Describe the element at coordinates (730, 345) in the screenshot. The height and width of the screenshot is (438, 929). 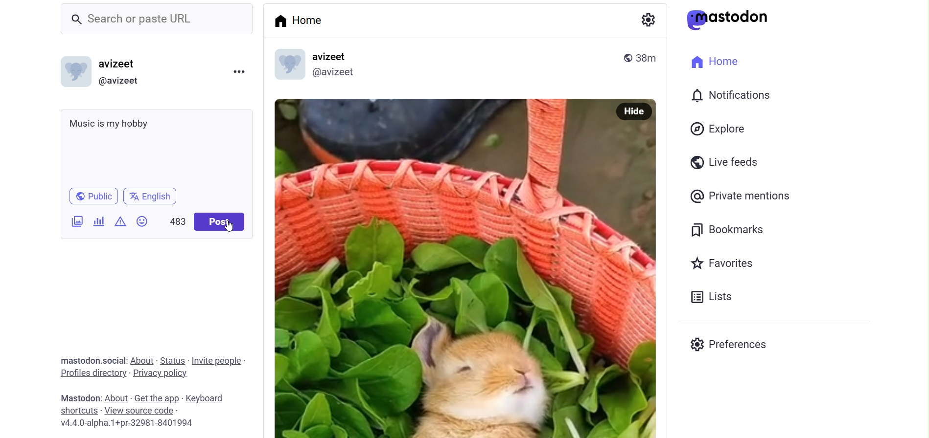
I see `Preferences` at that location.